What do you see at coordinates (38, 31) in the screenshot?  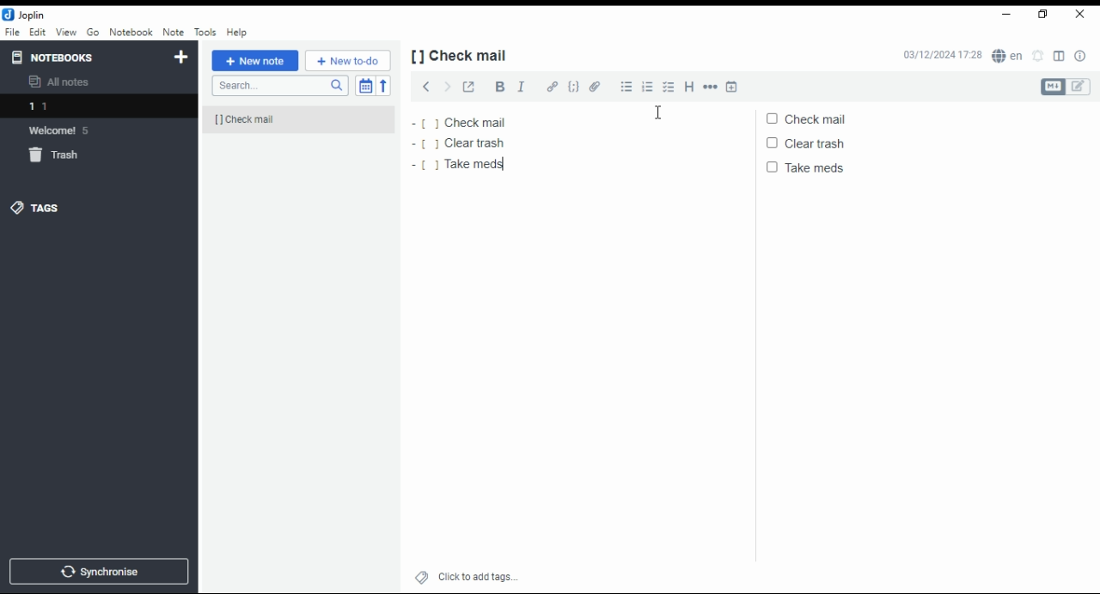 I see `edit` at bounding box center [38, 31].